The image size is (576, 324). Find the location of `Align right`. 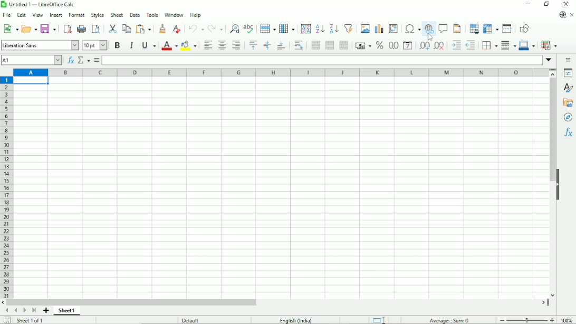

Align right is located at coordinates (236, 45).